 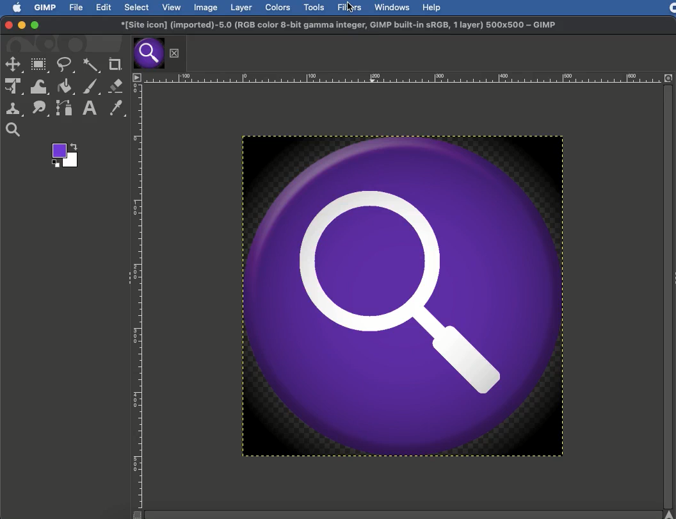 I want to click on Path, so click(x=63, y=108).